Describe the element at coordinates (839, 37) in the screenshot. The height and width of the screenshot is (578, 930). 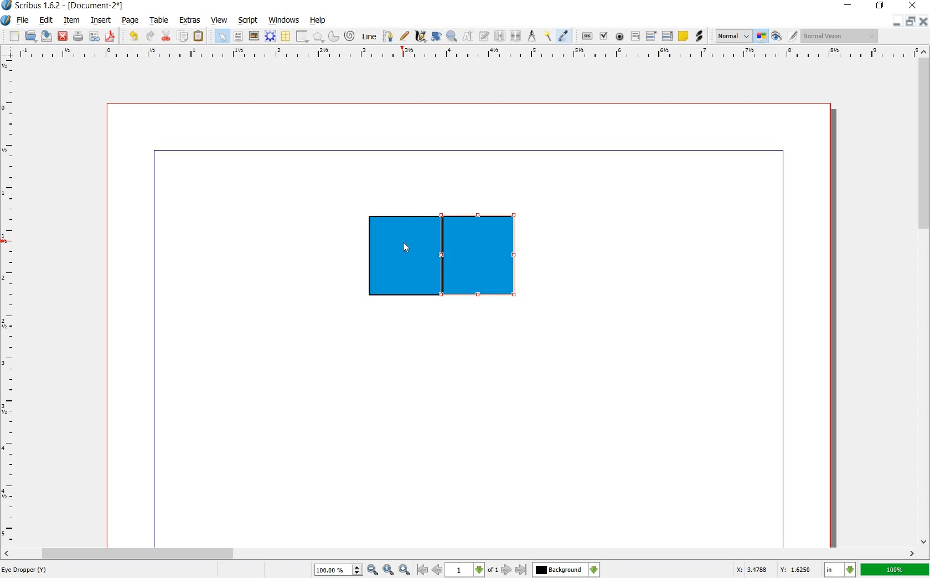
I see `normal vision` at that location.